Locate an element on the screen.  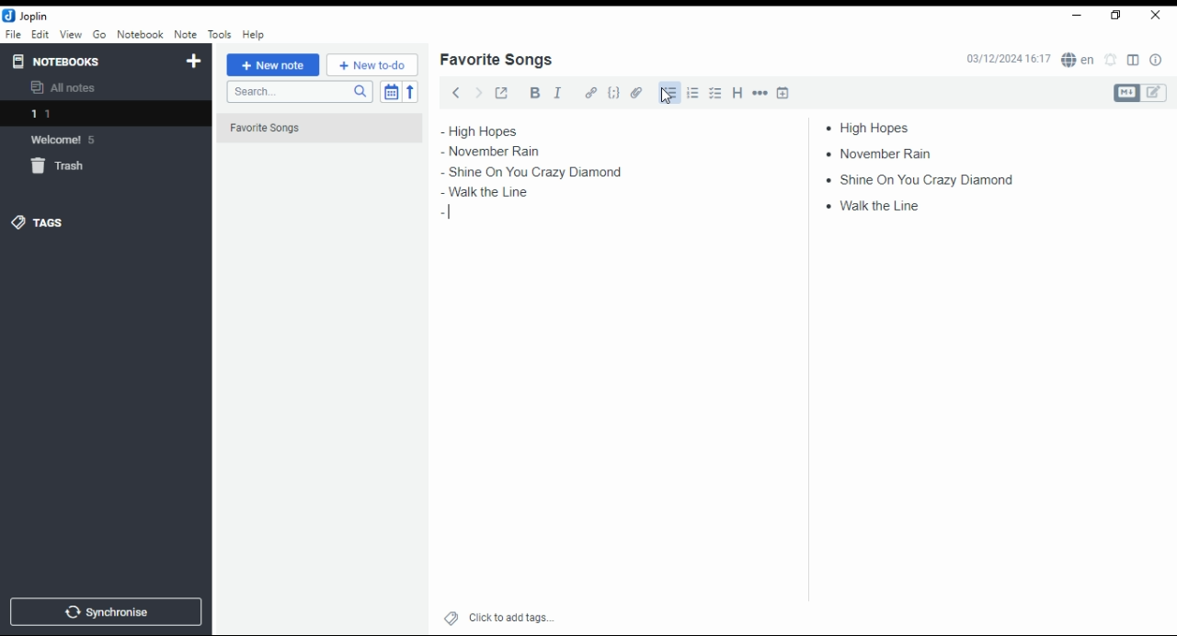
spell checker is located at coordinates (1080, 59).